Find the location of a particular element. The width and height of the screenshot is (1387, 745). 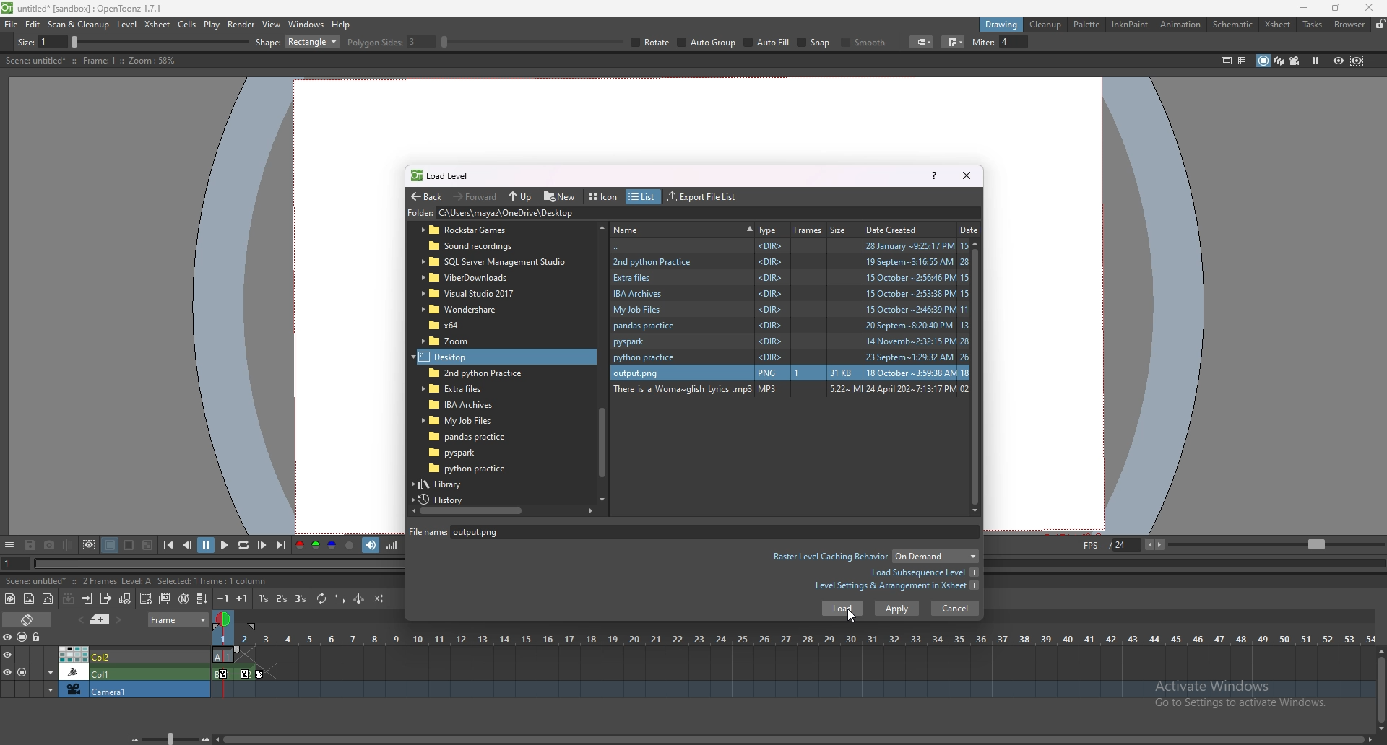

folder is located at coordinates (494, 262).